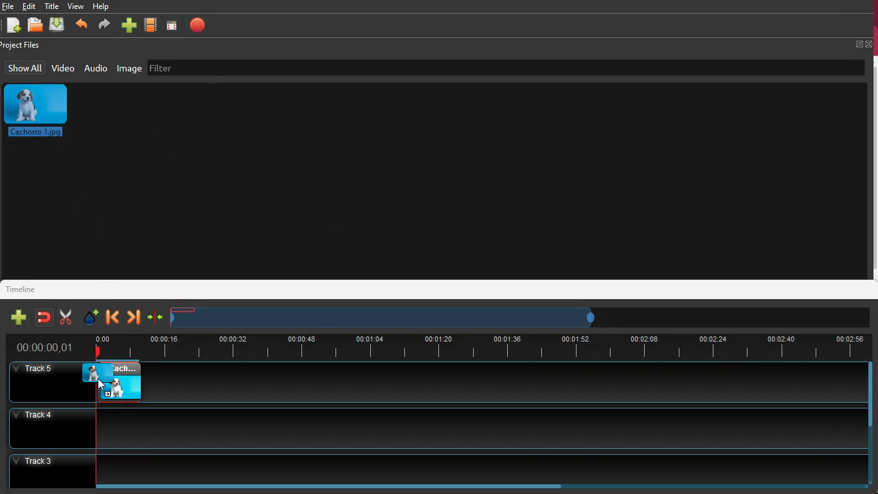  Describe the element at coordinates (45, 317) in the screenshot. I see `join` at that location.